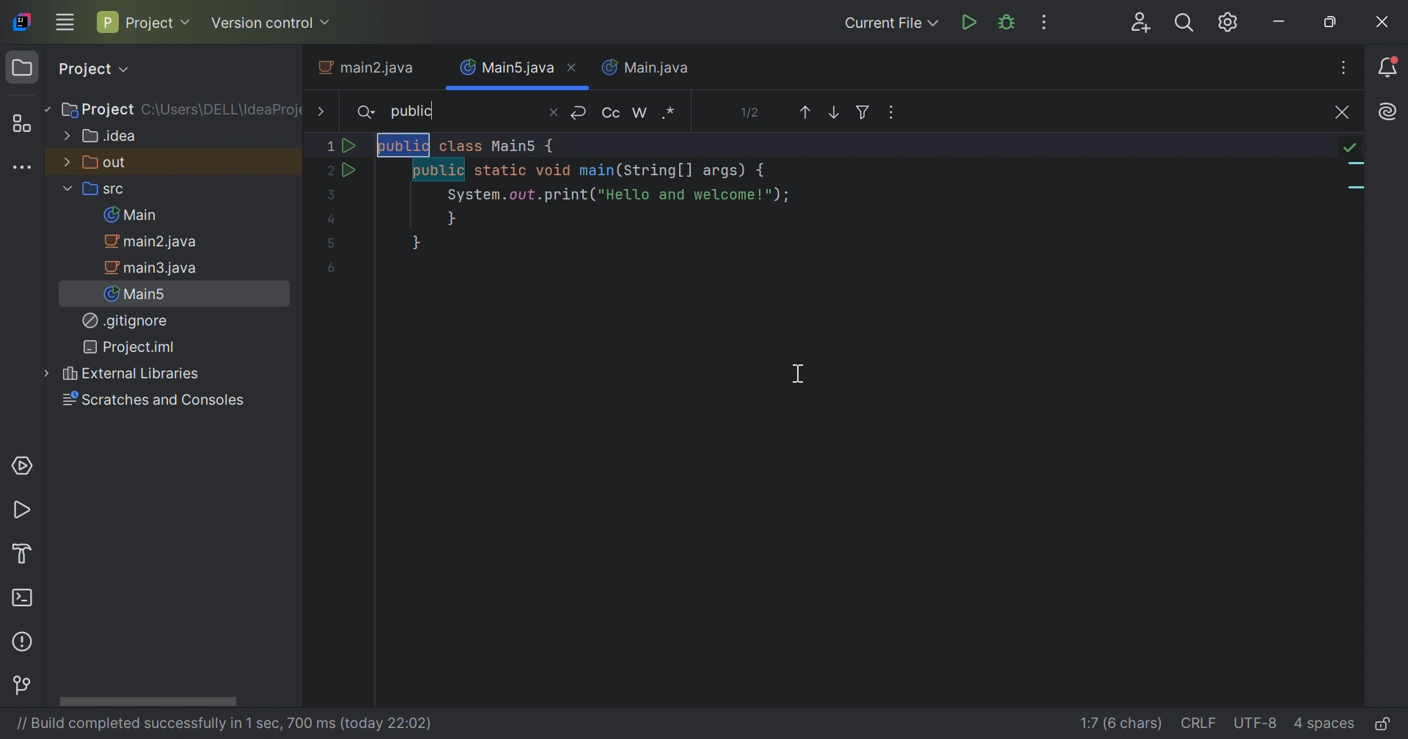 Image resolution: width=1408 pixels, height=739 pixels. I want to click on Recent Files, Tab Actions, and More, so click(1387, 112).